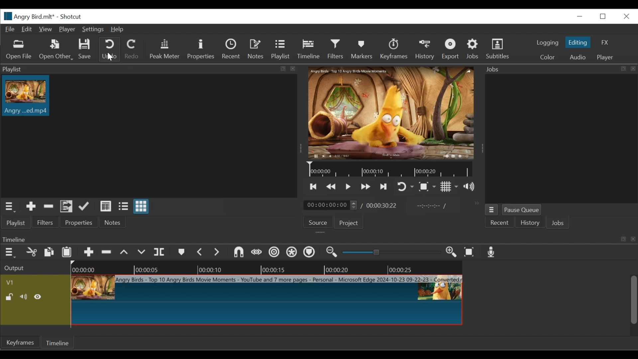  I want to click on Notes, so click(257, 49).